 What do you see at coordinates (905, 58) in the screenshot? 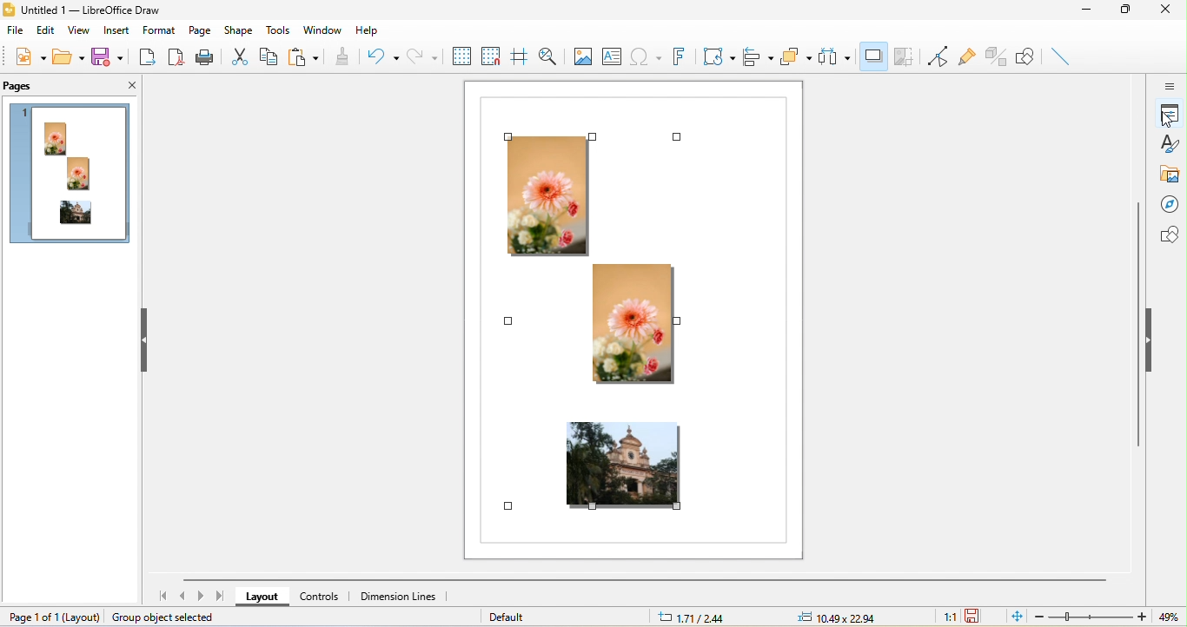
I see `crop image` at bounding box center [905, 58].